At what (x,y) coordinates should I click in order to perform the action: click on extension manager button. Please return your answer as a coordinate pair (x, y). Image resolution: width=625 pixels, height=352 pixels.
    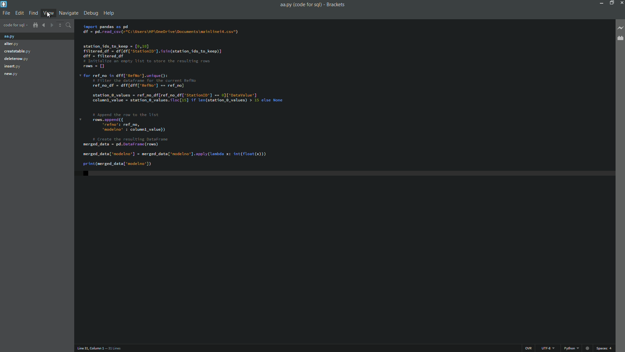
    Looking at the image, I should click on (621, 39).